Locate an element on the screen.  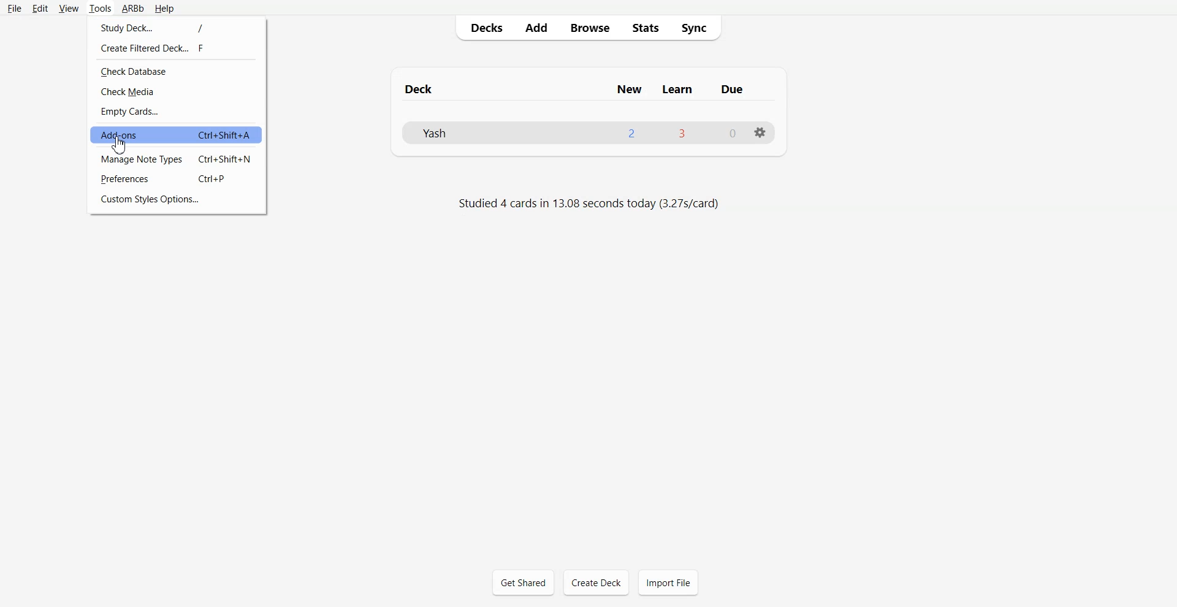
Deck New Learn Due is located at coordinates (584, 88).